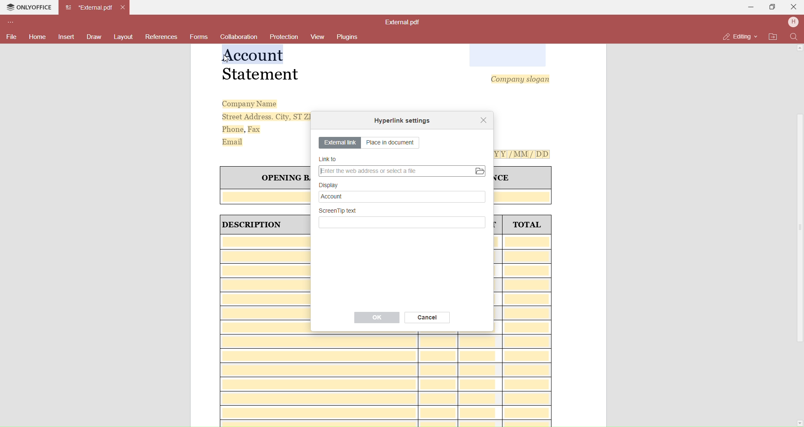 The image size is (804, 427). Describe the element at coordinates (341, 210) in the screenshot. I see `Screen tip text` at that location.